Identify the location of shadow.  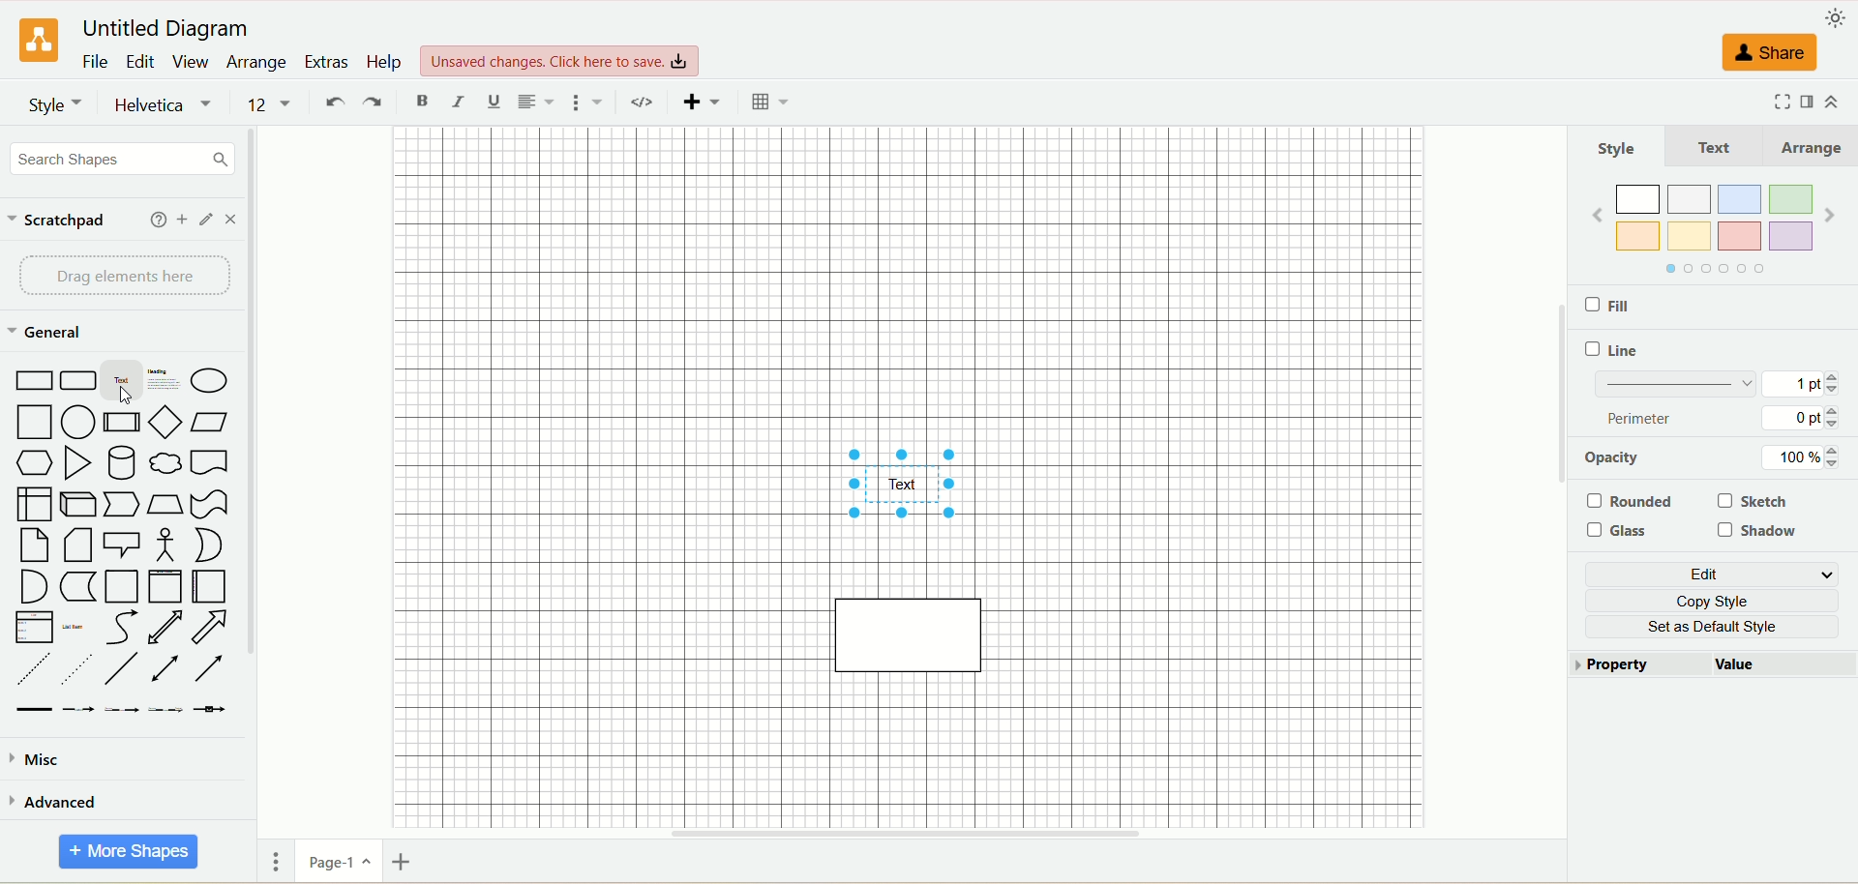
(1760, 529).